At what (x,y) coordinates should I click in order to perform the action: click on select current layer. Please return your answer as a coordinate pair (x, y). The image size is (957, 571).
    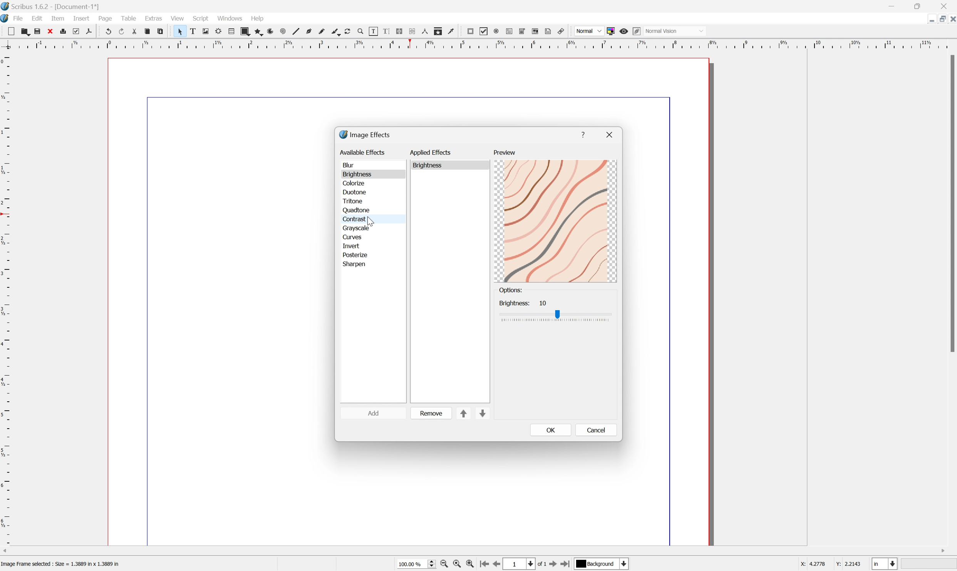
    Looking at the image, I should click on (603, 564).